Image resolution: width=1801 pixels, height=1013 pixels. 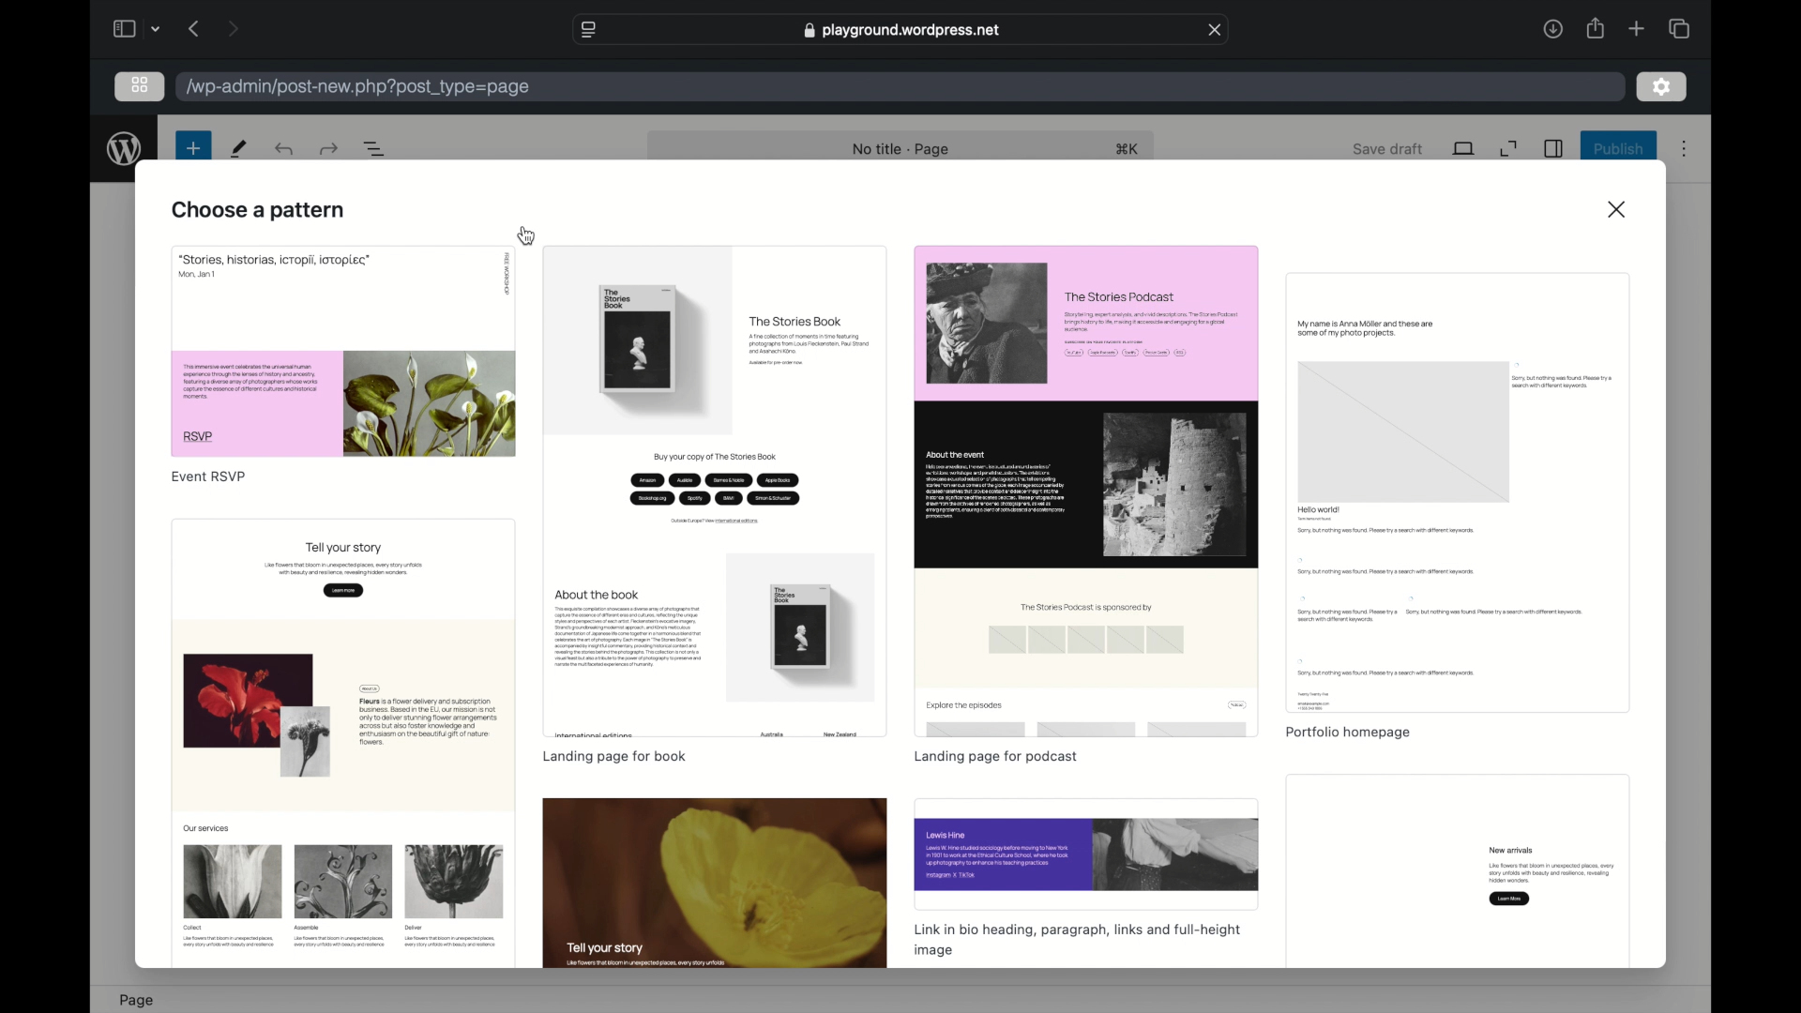 I want to click on preview, so click(x=340, y=351).